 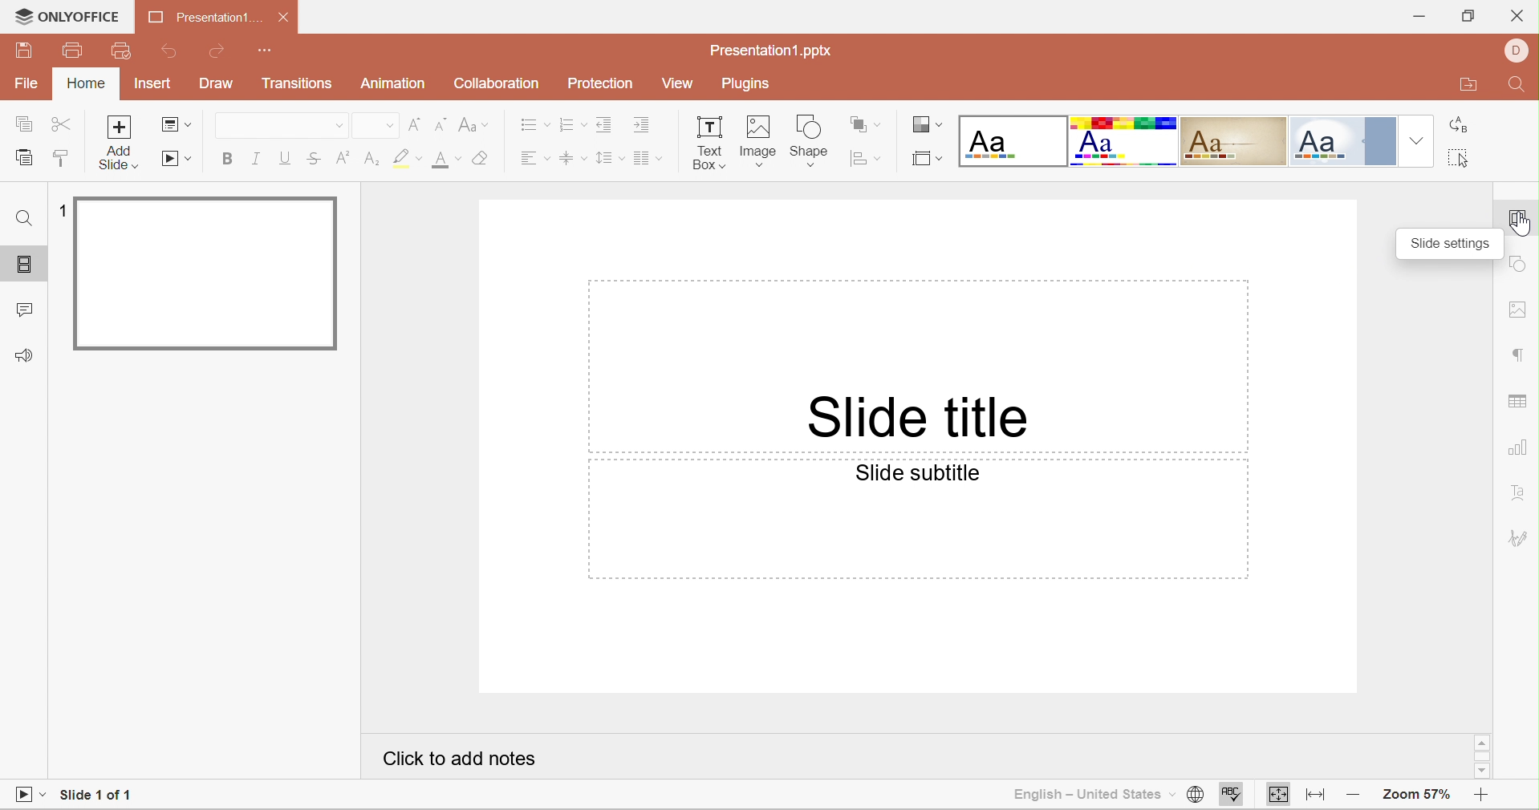 I want to click on Highlight color, so click(x=408, y=159).